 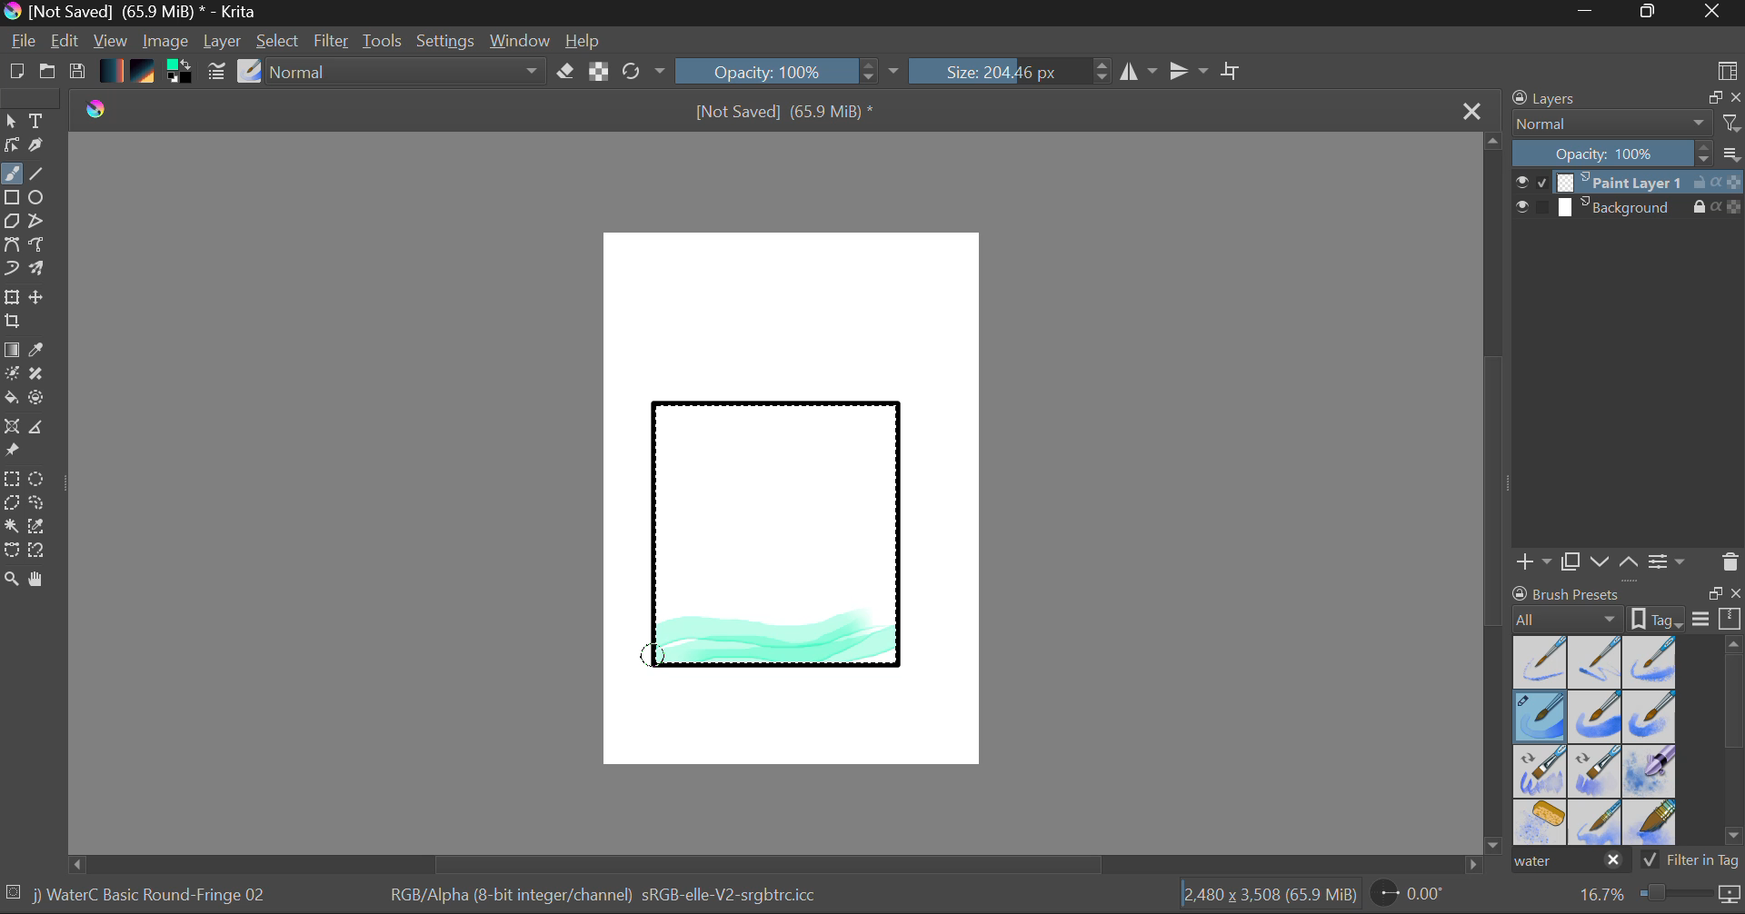 What do you see at coordinates (15, 322) in the screenshot?
I see `Crop` at bounding box center [15, 322].